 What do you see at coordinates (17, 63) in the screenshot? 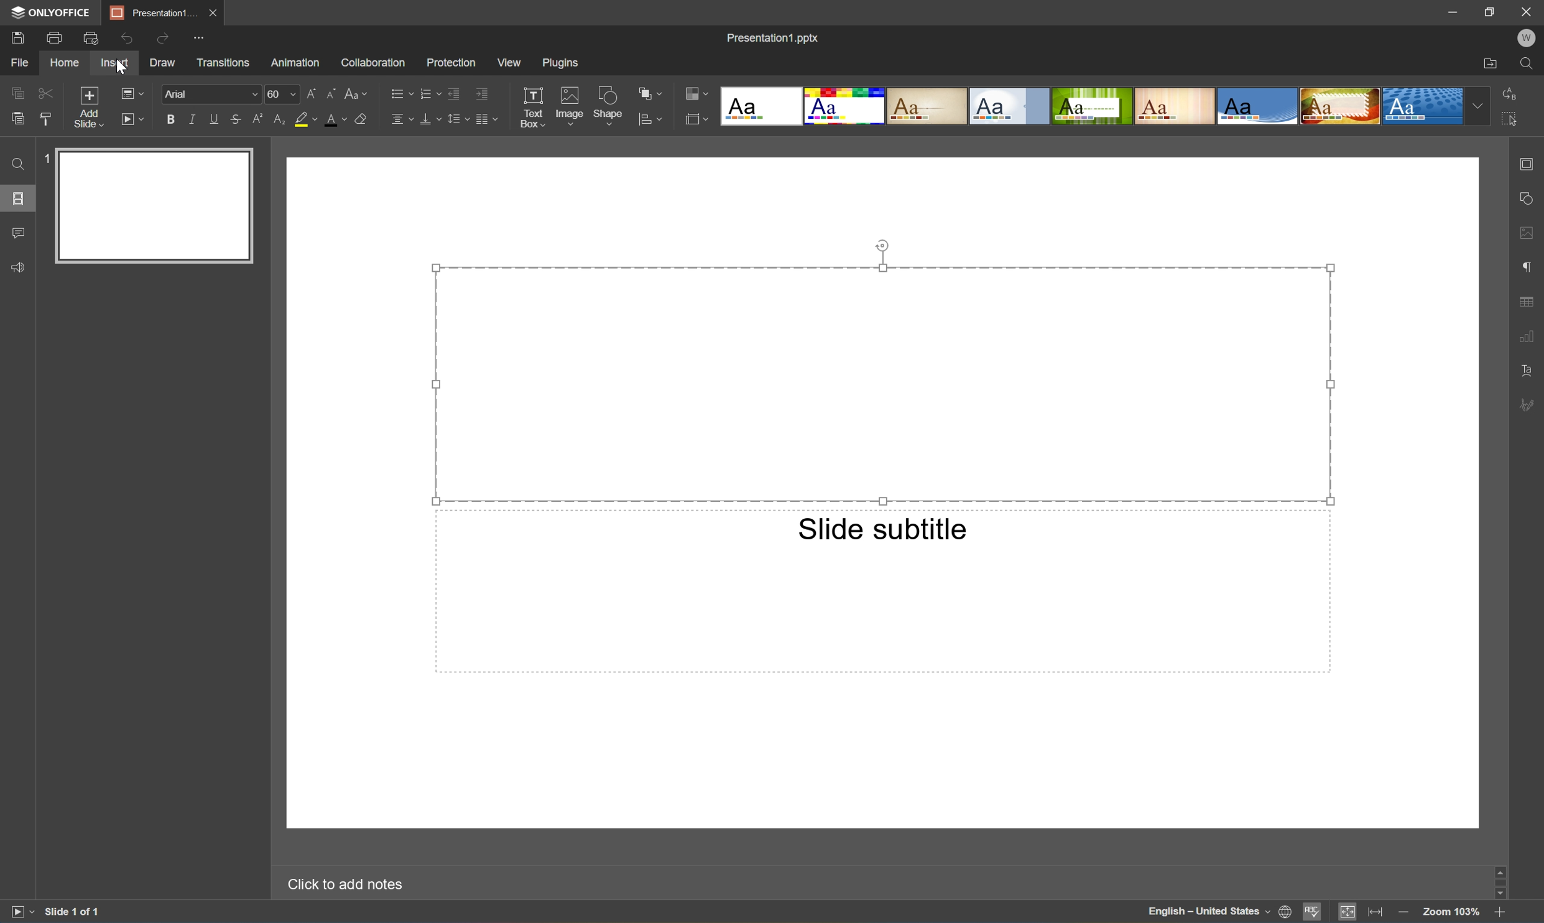
I see `File` at bounding box center [17, 63].